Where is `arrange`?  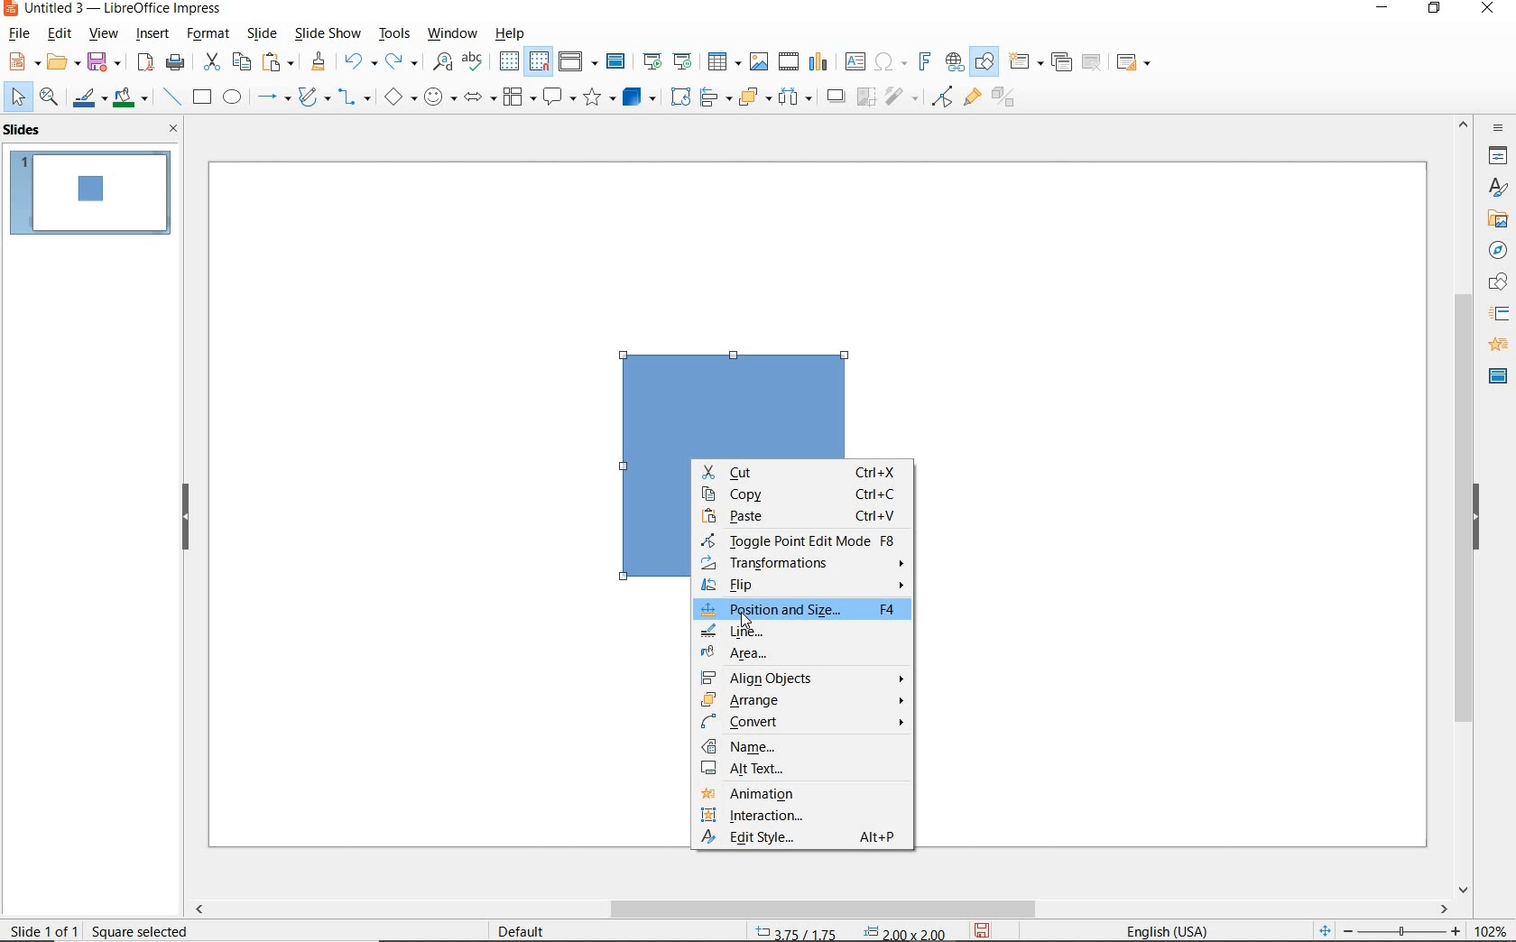 arrange is located at coordinates (754, 99).